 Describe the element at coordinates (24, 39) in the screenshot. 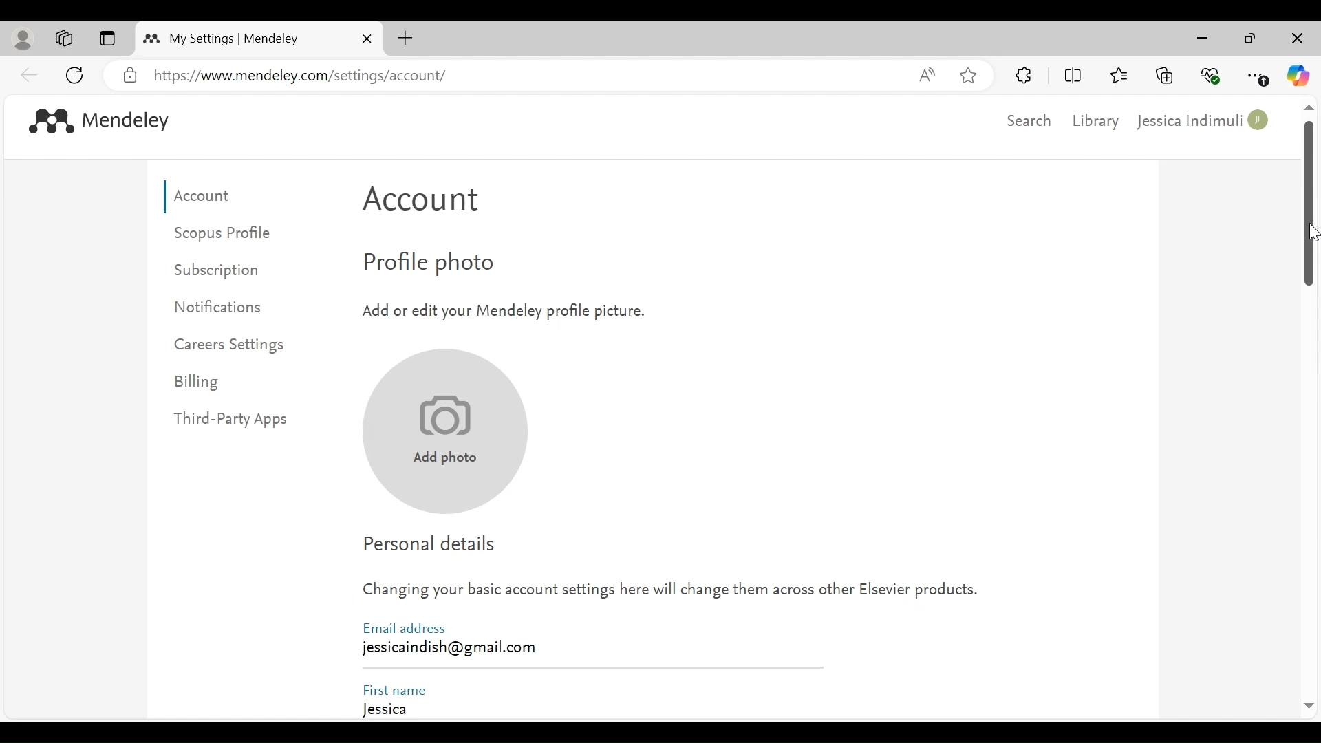

I see `personal` at that location.